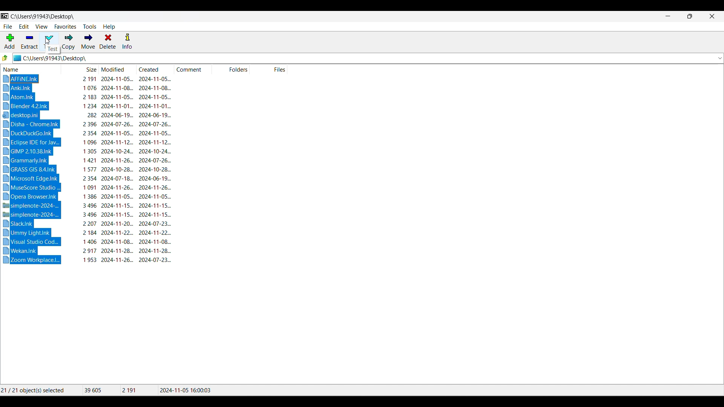  I want to click on Show interface in a smaller tab, so click(690, 16).